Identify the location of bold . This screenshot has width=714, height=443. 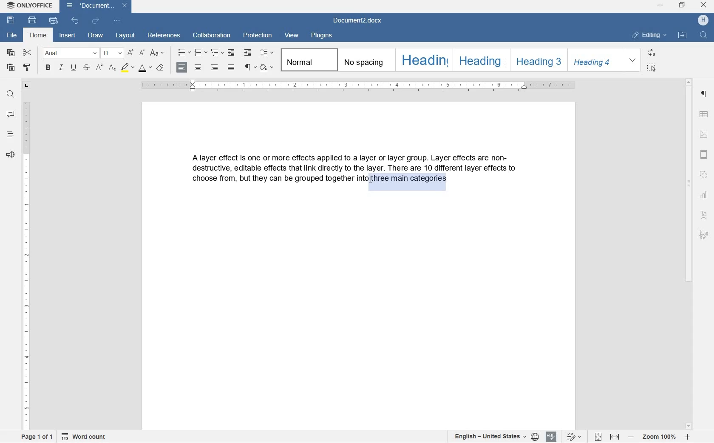
(48, 67).